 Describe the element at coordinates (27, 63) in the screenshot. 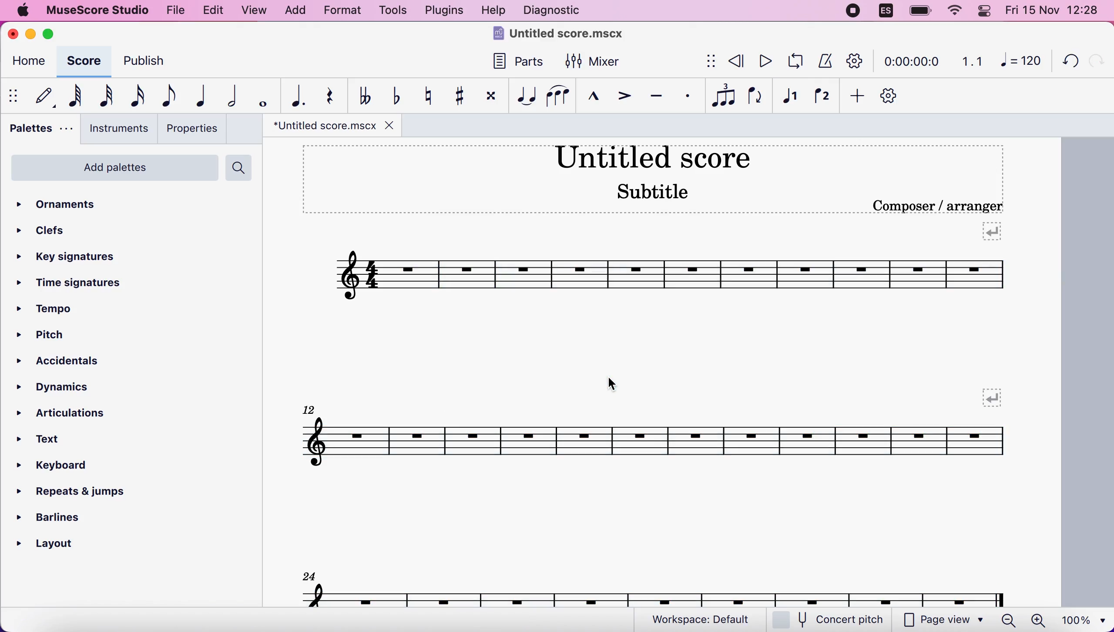

I see `home` at that location.